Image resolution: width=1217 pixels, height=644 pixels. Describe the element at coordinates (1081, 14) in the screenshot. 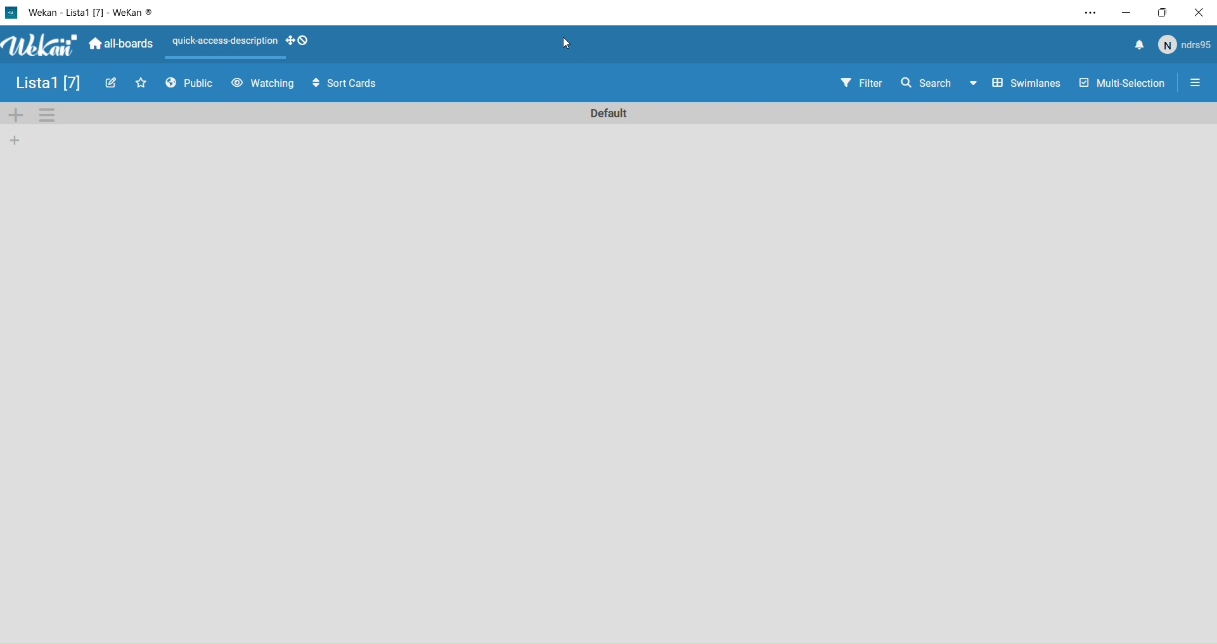

I see `Settings and more` at that location.